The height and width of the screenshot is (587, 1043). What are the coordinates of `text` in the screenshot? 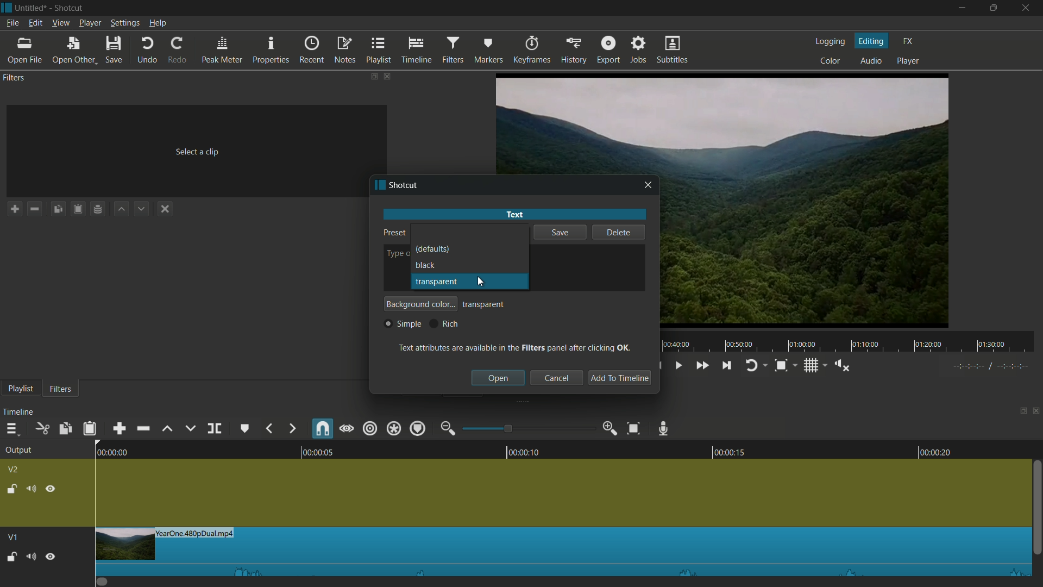 It's located at (514, 214).